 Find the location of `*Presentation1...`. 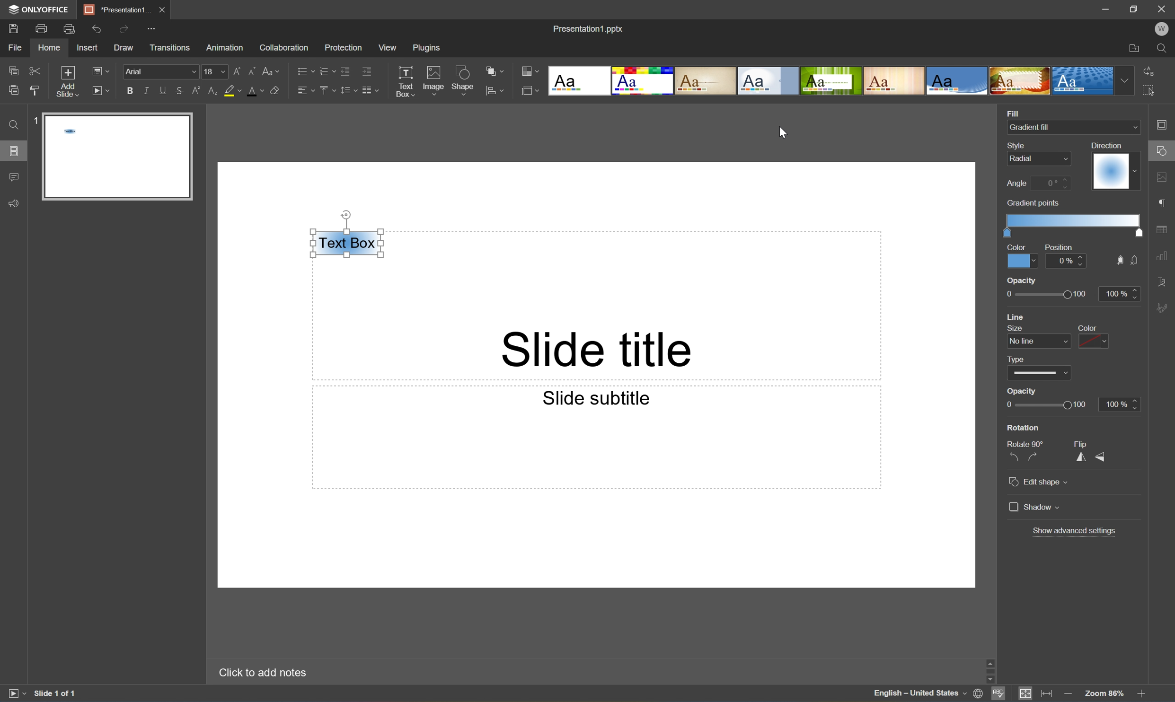

*Presentation1... is located at coordinates (117, 10).